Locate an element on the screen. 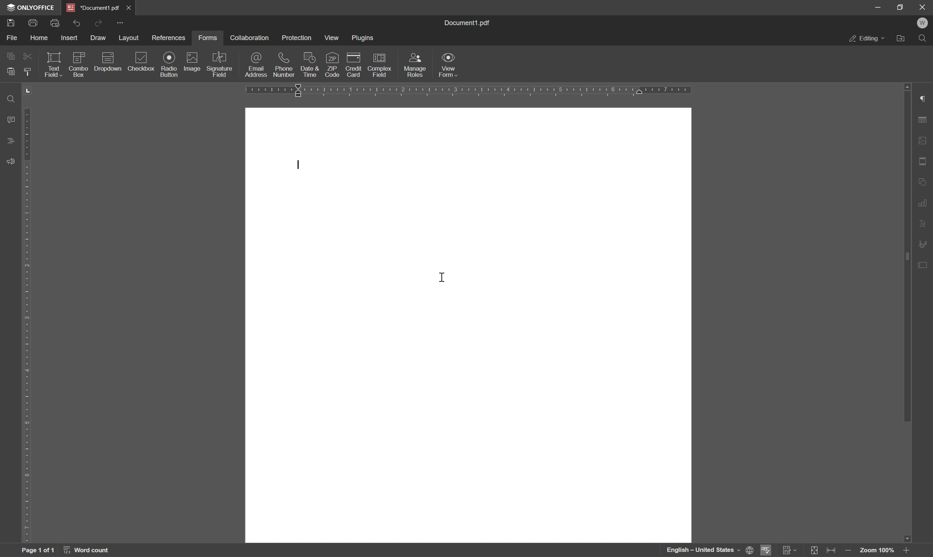 The width and height of the screenshot is (933, 557). print is located at coordinates (32, 24).